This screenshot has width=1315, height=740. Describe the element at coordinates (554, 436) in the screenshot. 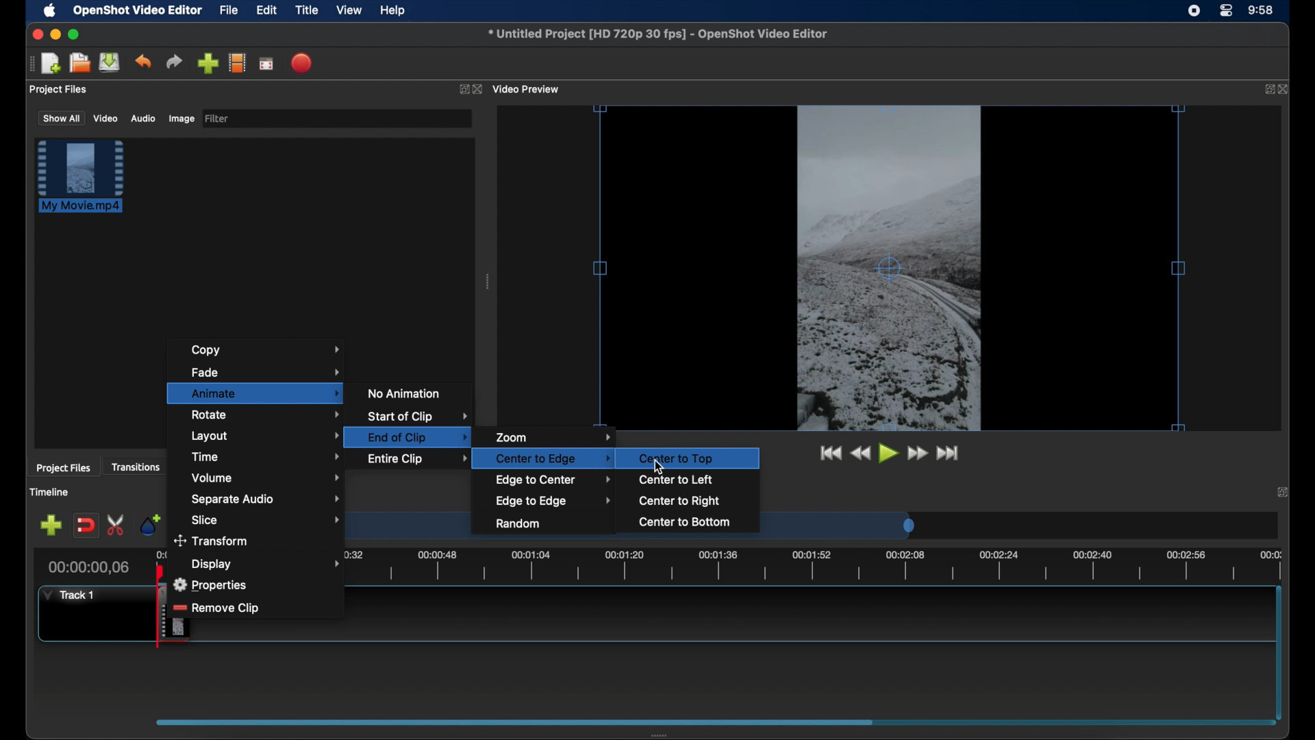

I see `zoom menu` at that location.